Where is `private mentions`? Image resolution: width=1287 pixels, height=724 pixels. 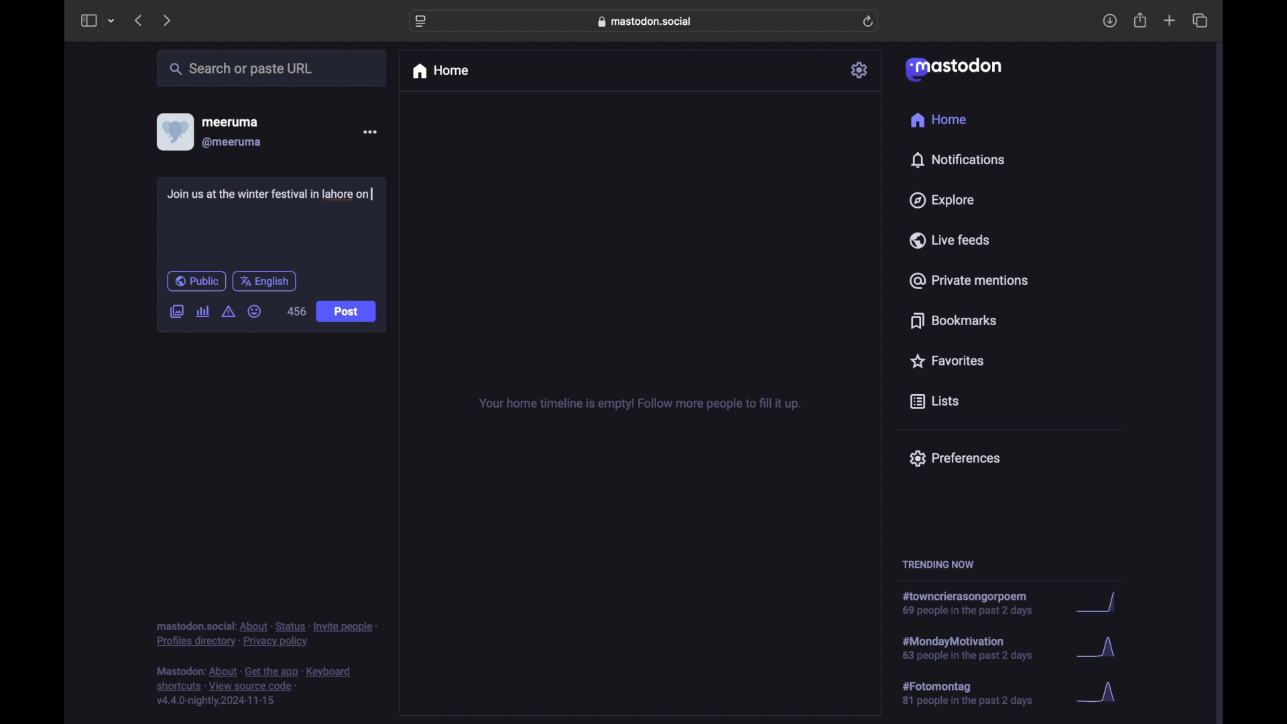
private mentions is located at coordinates (969, 280).